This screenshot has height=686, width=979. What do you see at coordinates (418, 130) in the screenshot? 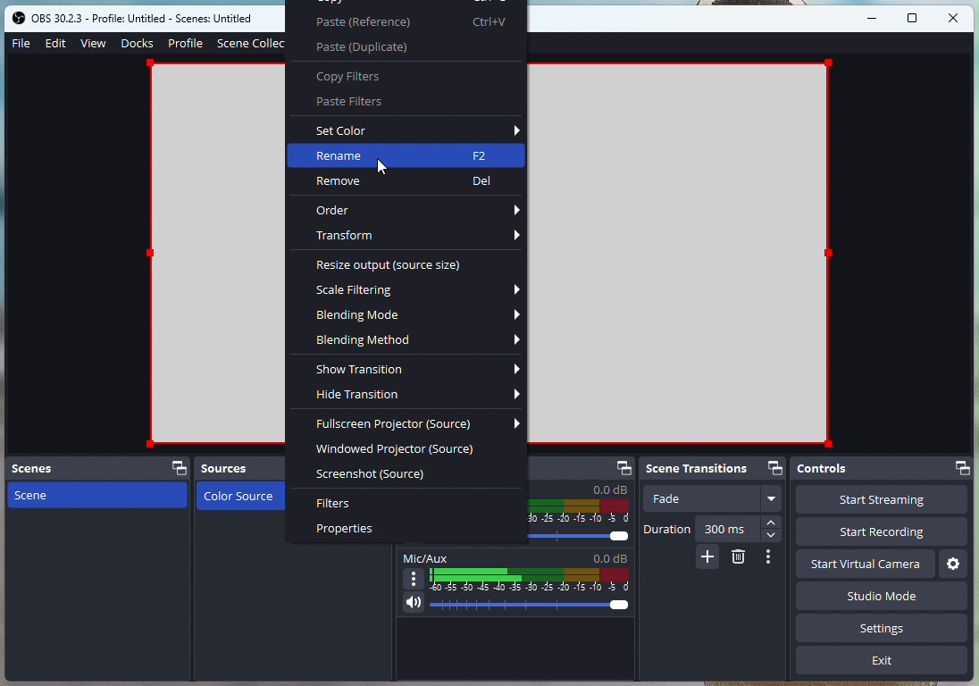
I see `Set Color` at bounding box center [418, 130].